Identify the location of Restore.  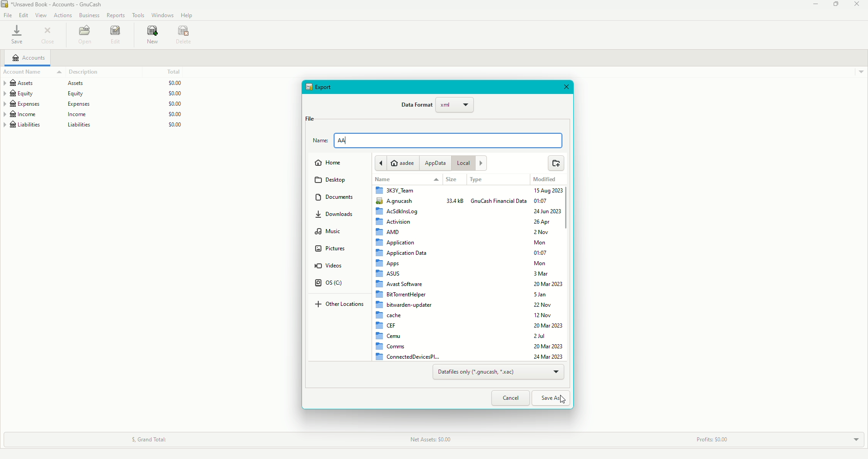
(835, 5).